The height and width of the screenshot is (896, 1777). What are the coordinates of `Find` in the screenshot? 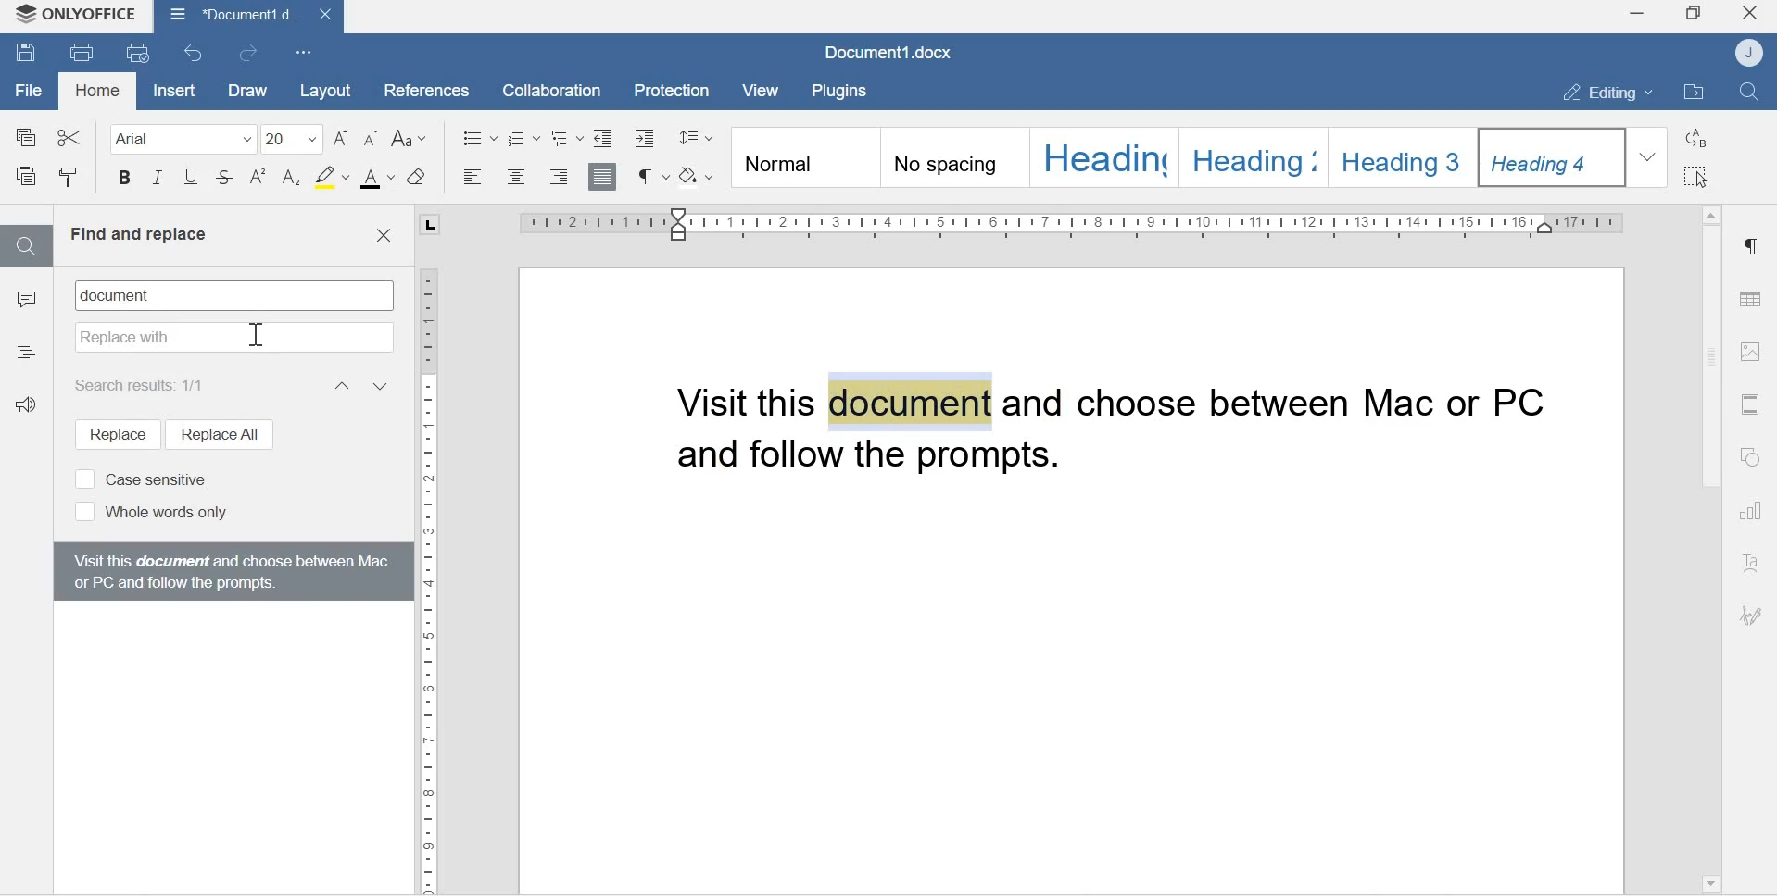 It's located at (25, 245).